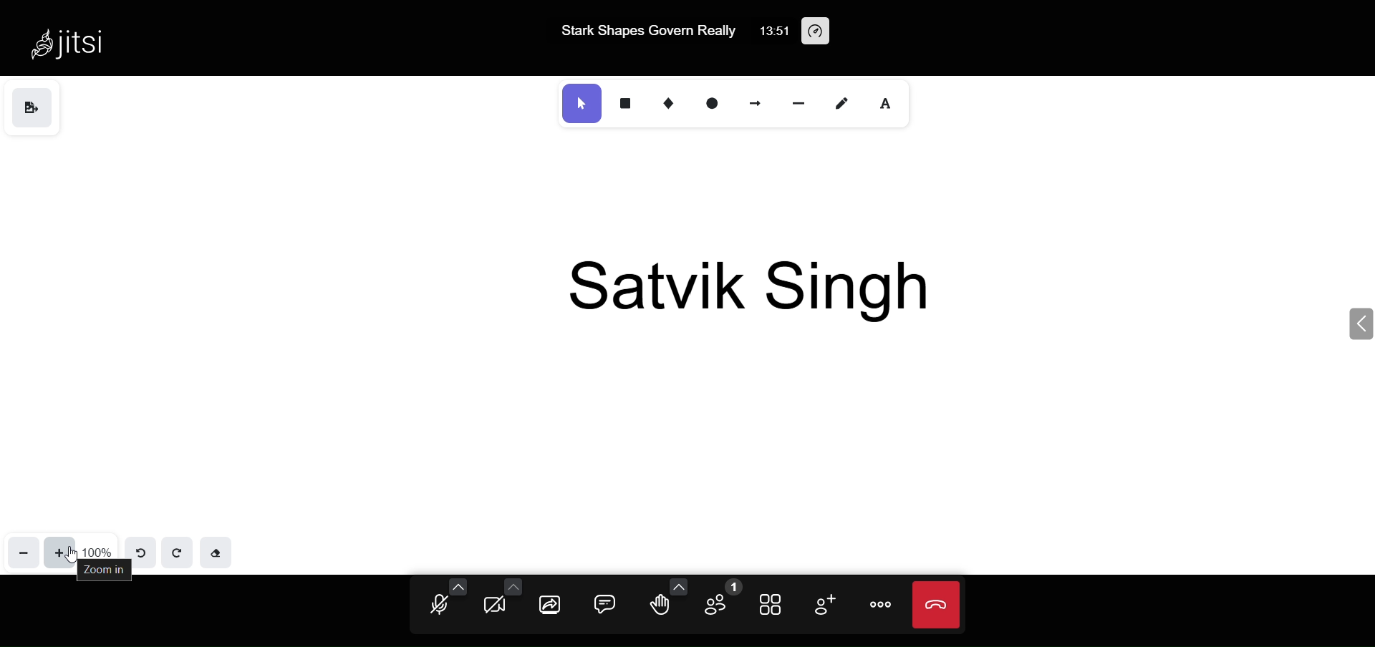 The height and width of the screenshot is (647, 1375). I want to click on rectangle, so click(624, 102).